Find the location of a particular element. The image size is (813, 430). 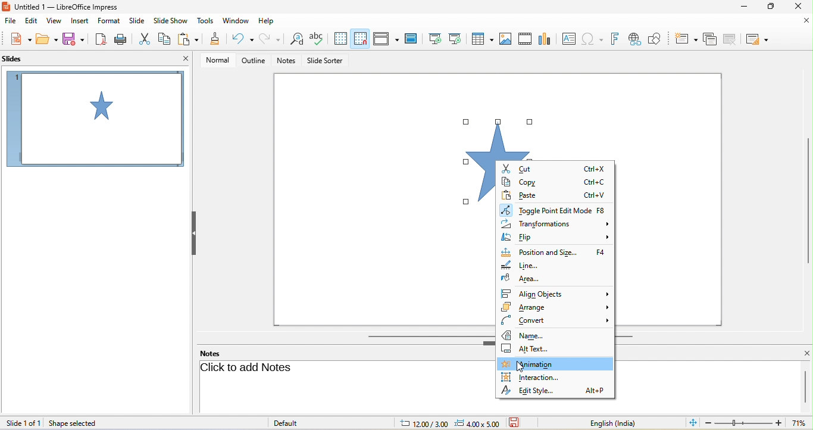

slide sorter is located at coordinates (330, 61).